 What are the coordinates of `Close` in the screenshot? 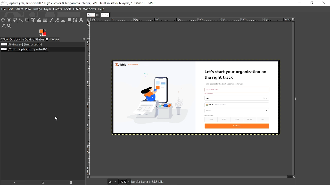 It's located at (324, 3).